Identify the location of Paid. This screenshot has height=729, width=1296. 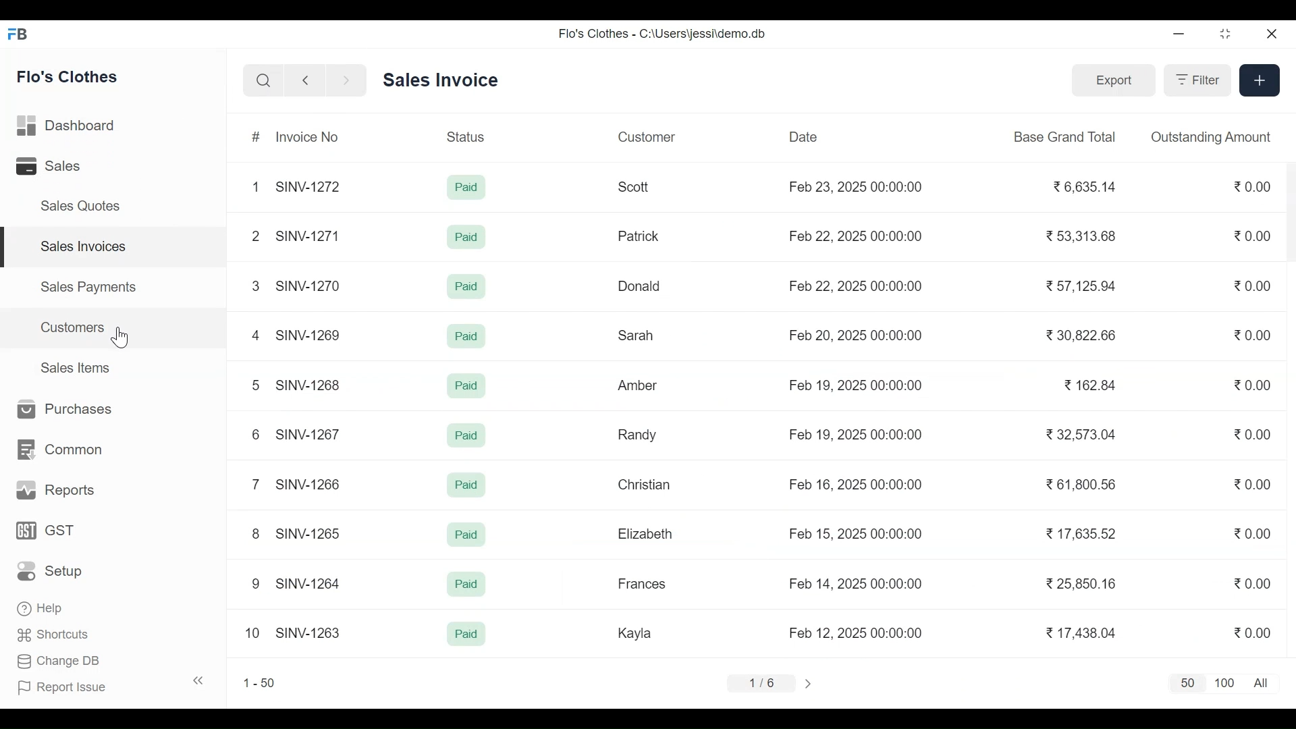
(466, 484).